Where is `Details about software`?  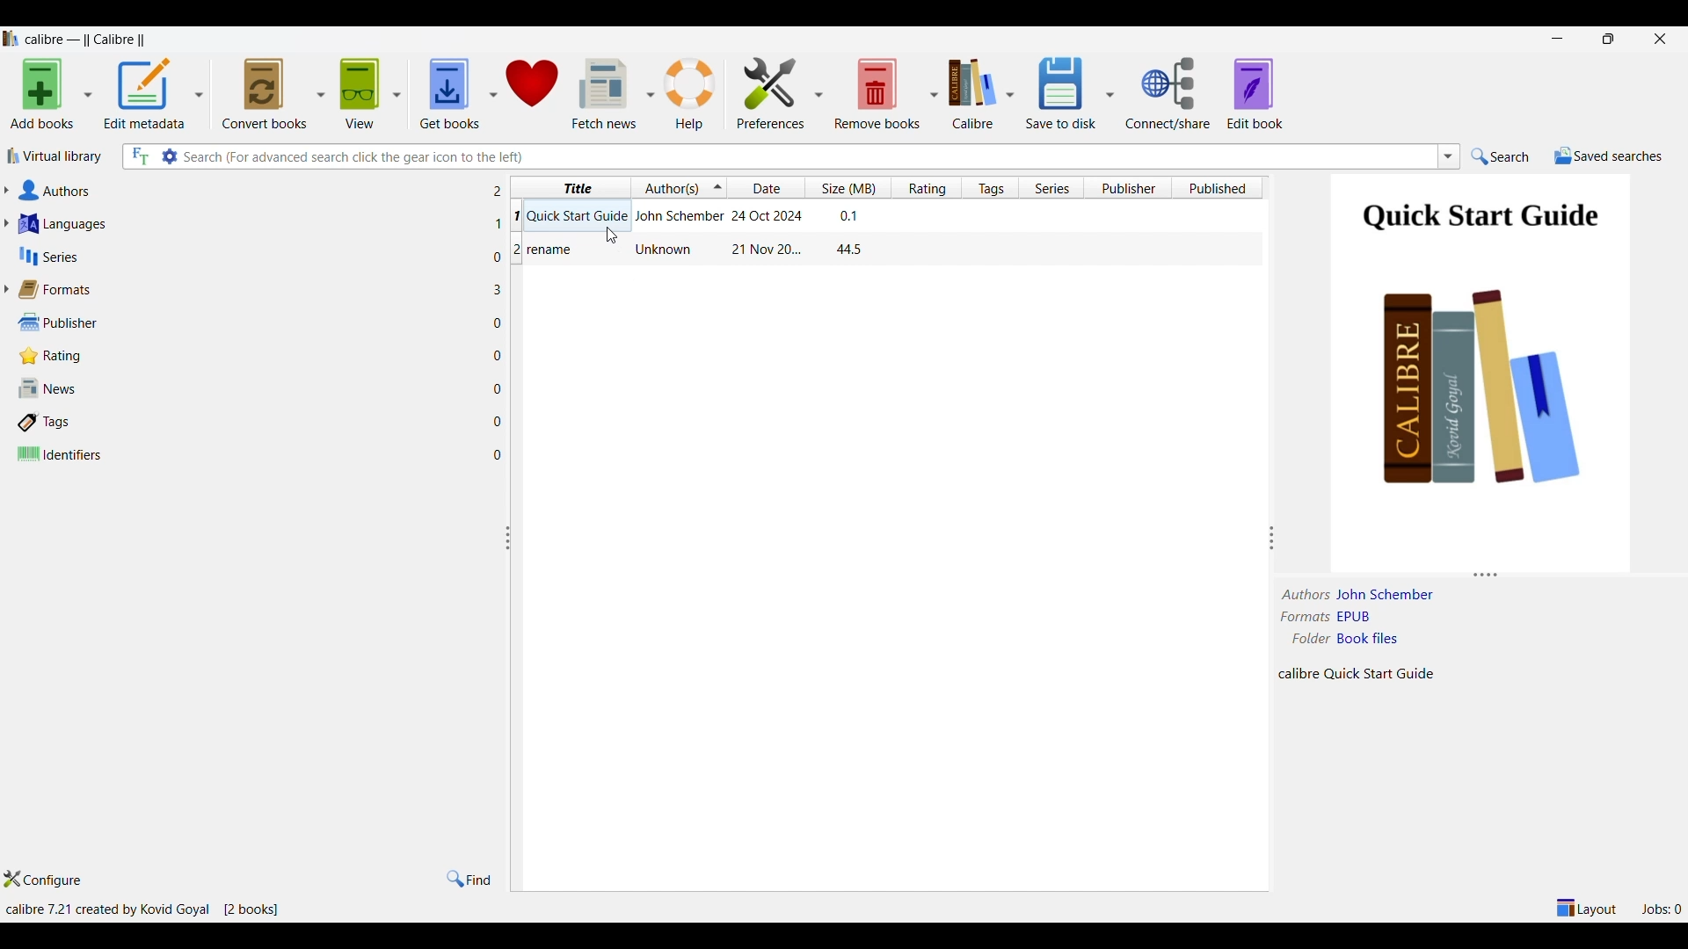
Details about software is located at coordinates (145, 910).